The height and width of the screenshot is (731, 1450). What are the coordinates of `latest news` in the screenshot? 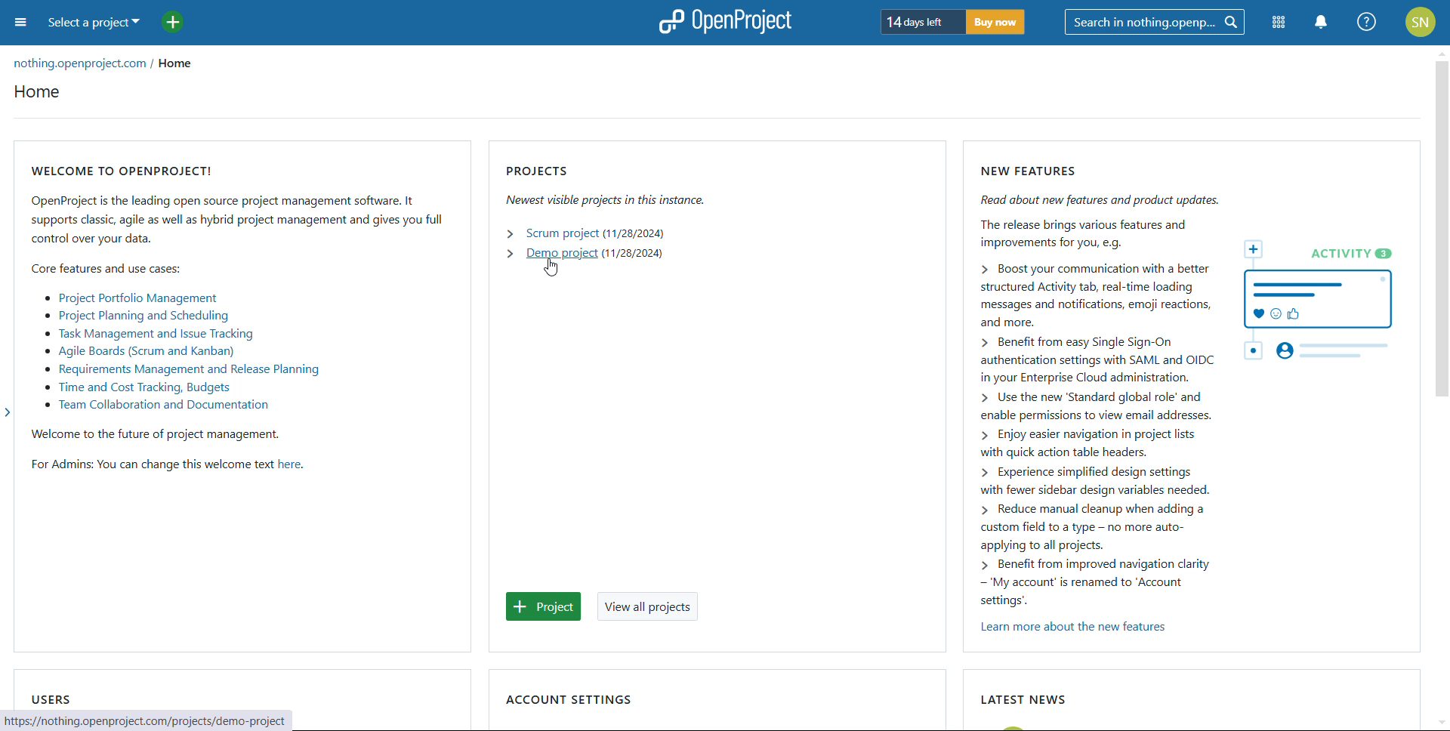 It's located at (1023, 700).